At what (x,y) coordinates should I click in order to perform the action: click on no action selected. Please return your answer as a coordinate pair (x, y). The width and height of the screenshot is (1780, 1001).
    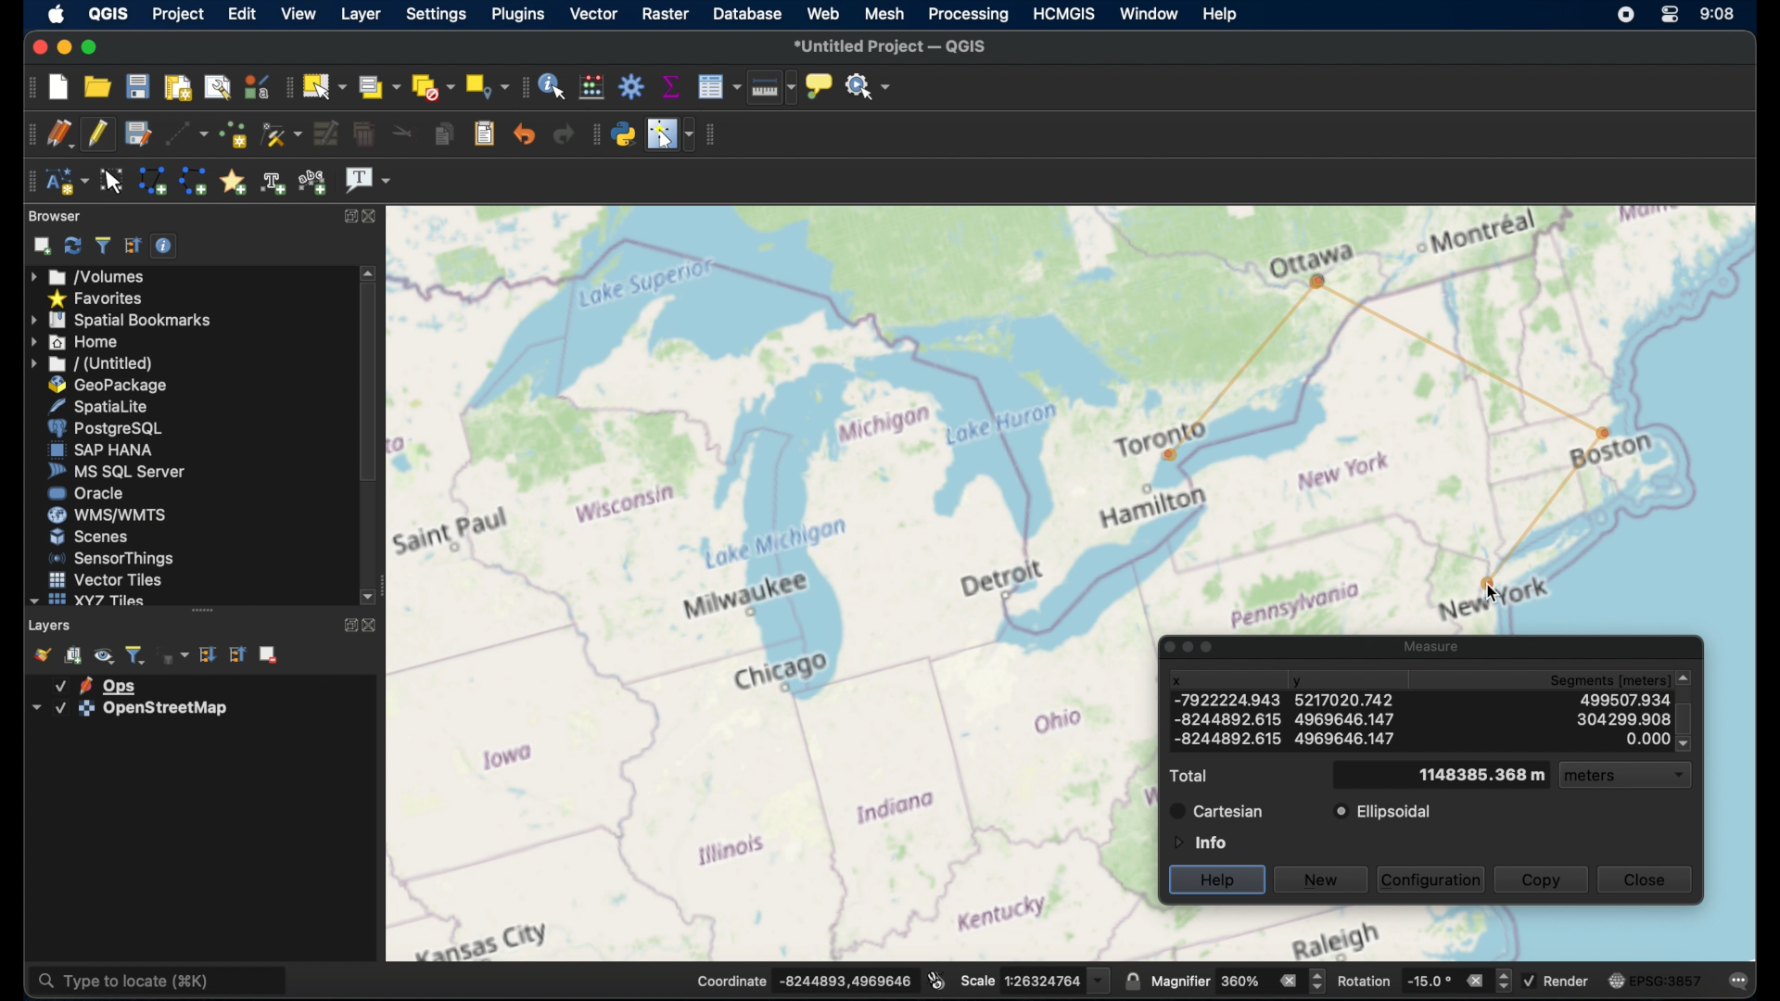
    Looking at the image, I should click on (869, 84).